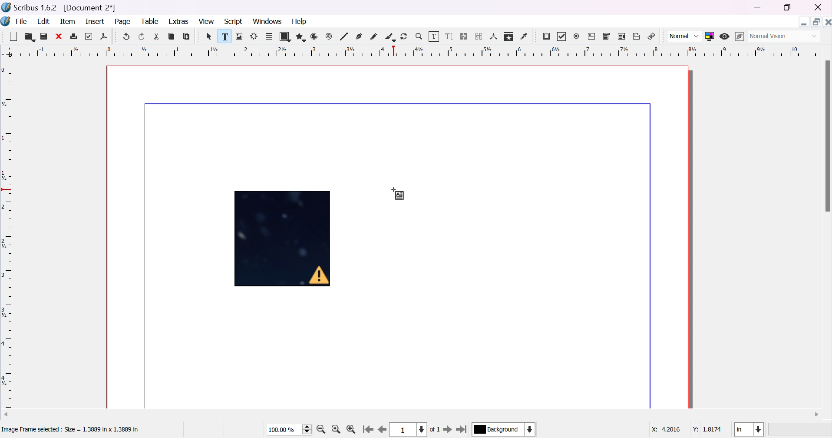 This screenshot has width=832, height=438. I want to click on line, so click(344, 36).